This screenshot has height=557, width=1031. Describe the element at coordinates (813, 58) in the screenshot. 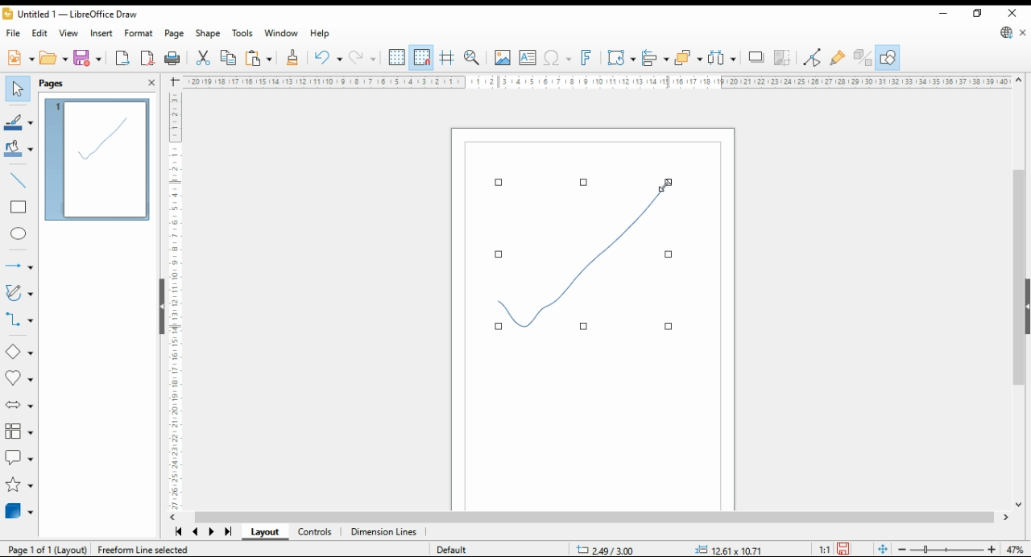

I see `toggle endpoint edit mode` at that location.